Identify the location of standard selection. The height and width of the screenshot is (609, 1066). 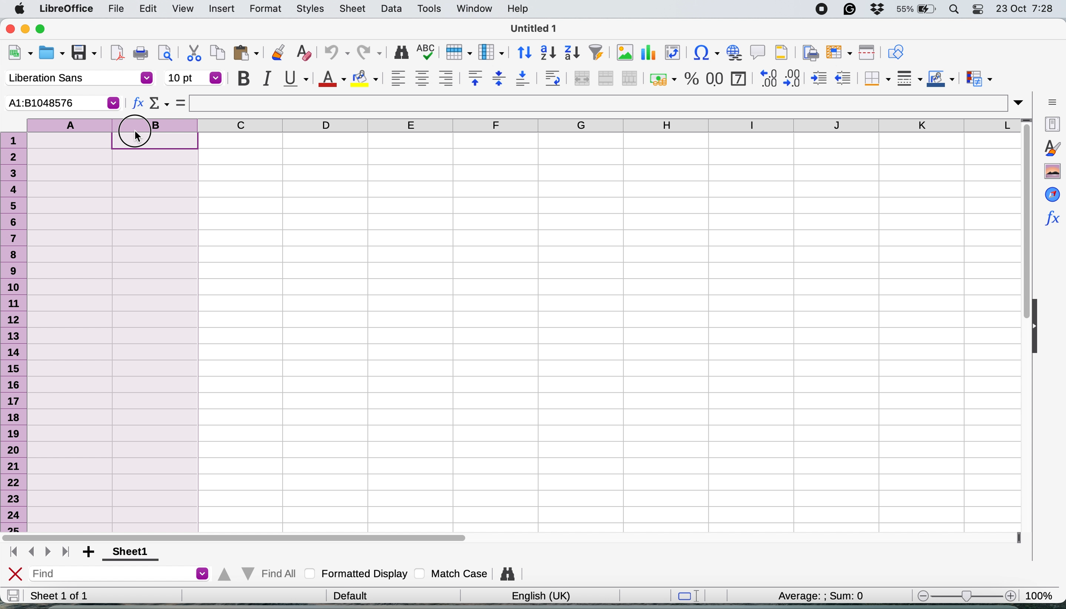
(685, 596).